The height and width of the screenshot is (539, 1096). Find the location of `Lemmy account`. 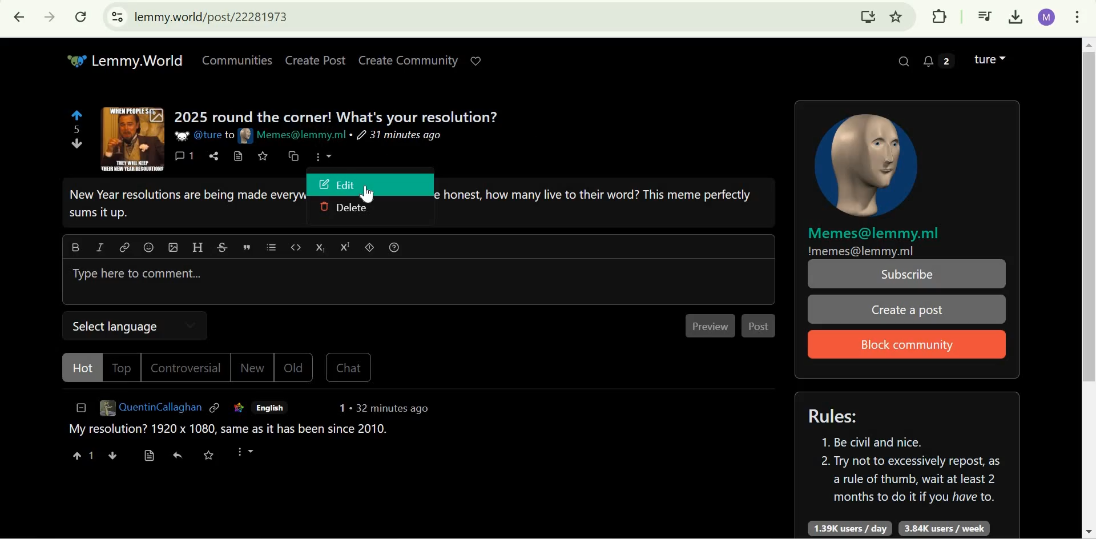

Lemmy account is located at coordinates (990, 59).